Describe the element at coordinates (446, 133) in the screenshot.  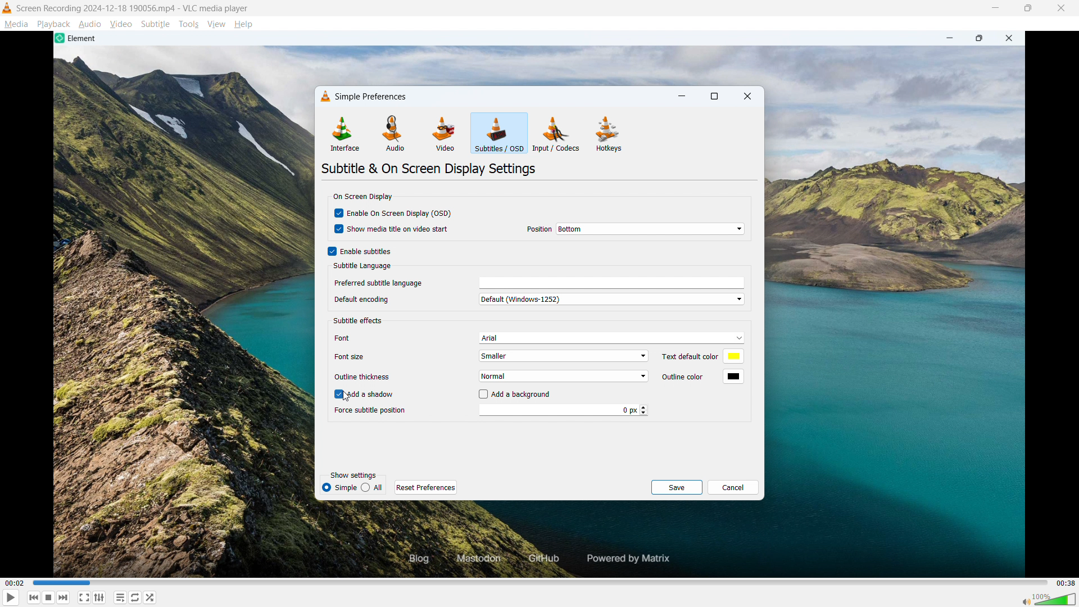
I see `Video ` at that location.